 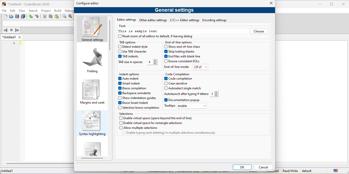 I want to click on paste, so click(x=57, y=17).